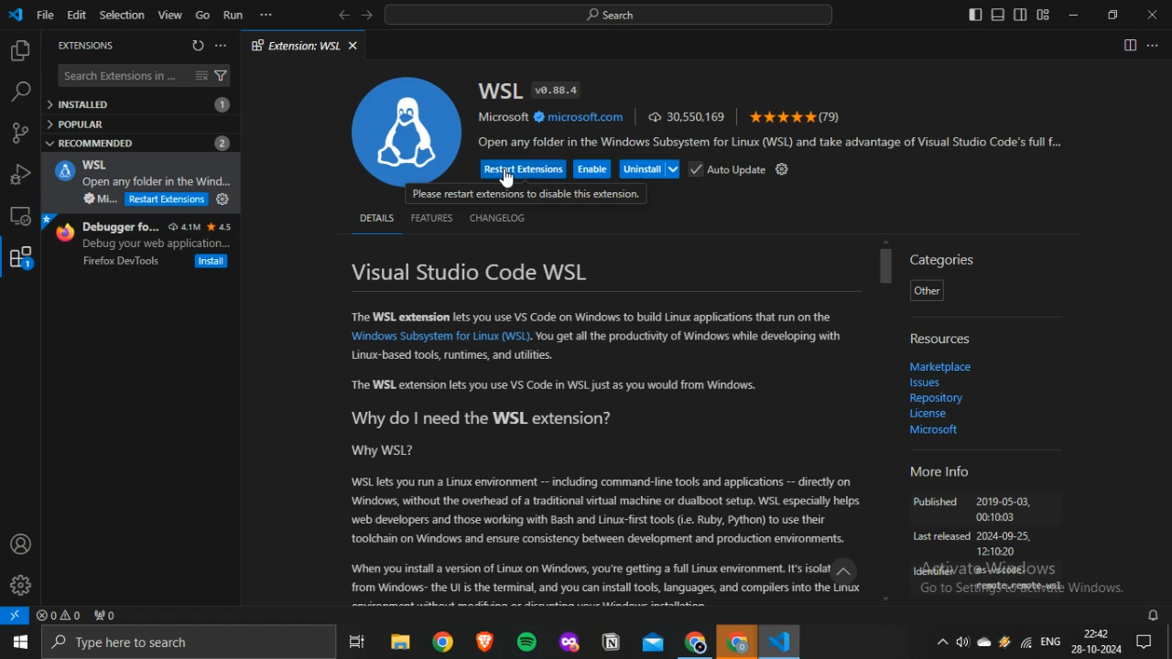 This screenshot has width=1172, height=659. Describe the element at coordinates (555, 90) in the screenshot. I see `v0.88.4` at that location.